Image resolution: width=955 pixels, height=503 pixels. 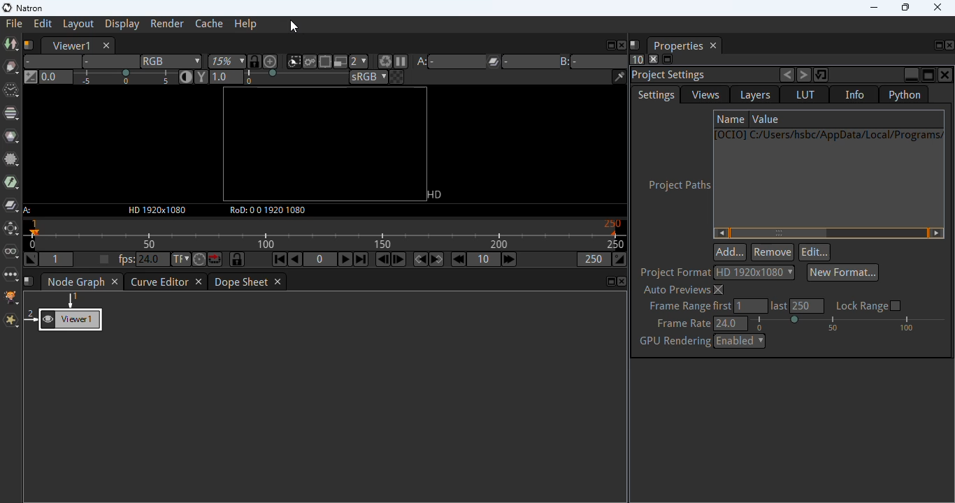 What do you see at coordinates (52, 61) in the screenshot?
I see `layer` at bounding box center [52, 61].